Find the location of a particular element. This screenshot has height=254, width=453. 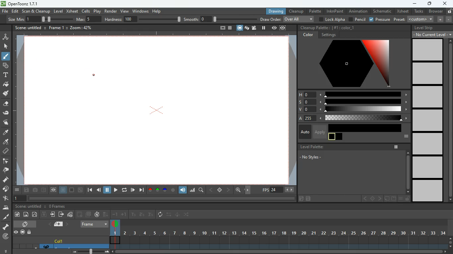

camera is located at coordinates (36, 190).